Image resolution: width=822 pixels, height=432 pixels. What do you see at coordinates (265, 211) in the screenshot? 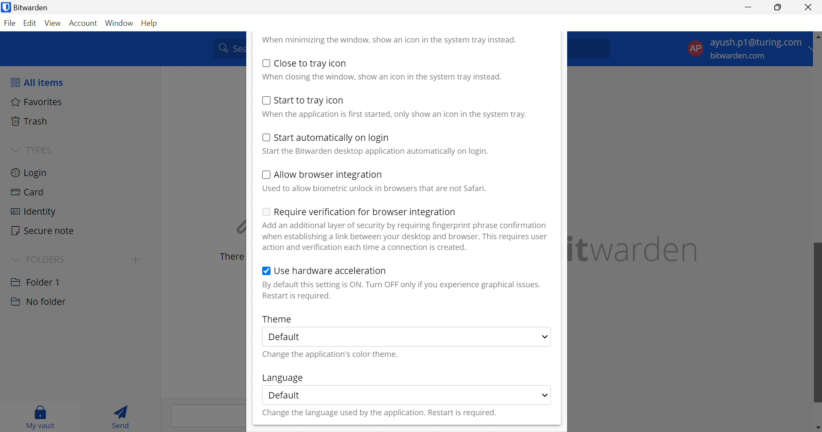
I see `Checkbox` at bounding box center [265, 211].